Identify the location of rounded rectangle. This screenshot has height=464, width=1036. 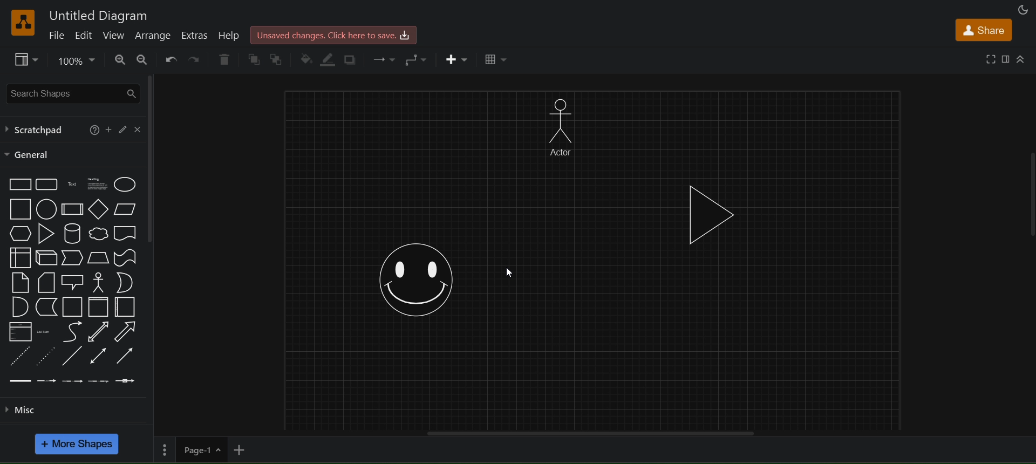
(47, 185).